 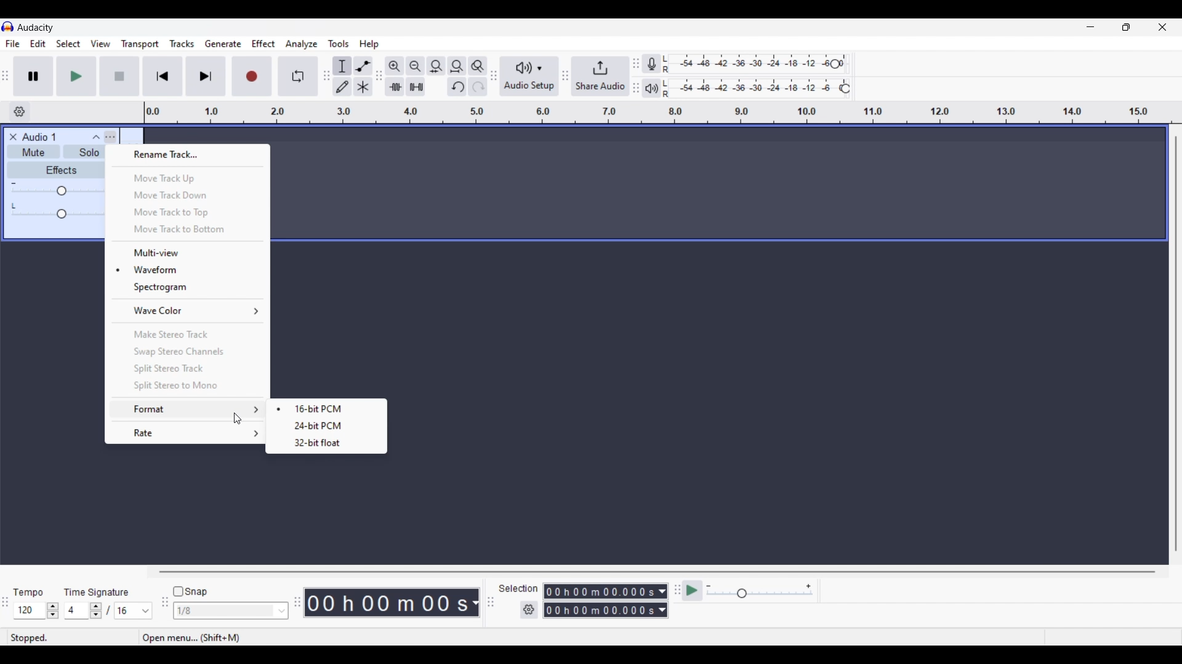 What do you see at coordinates (61, 170) in the screenshot?
I see `Effects` at bounding box center [61, 170].